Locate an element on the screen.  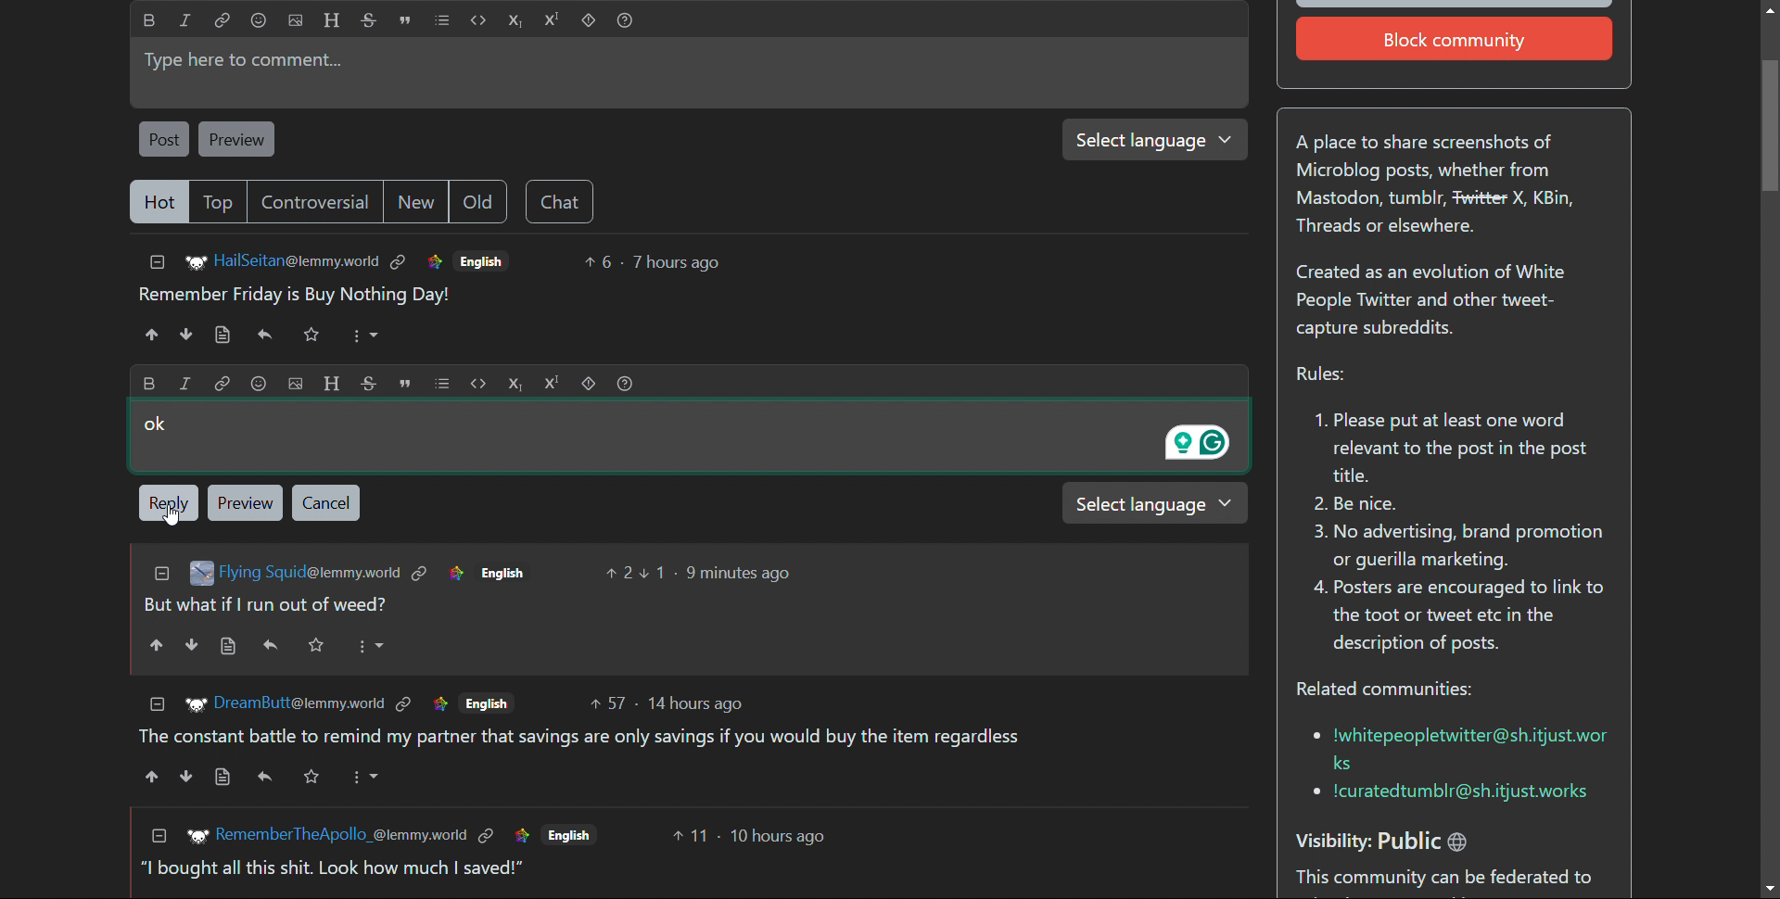
username is located at coordinates (337, 833).